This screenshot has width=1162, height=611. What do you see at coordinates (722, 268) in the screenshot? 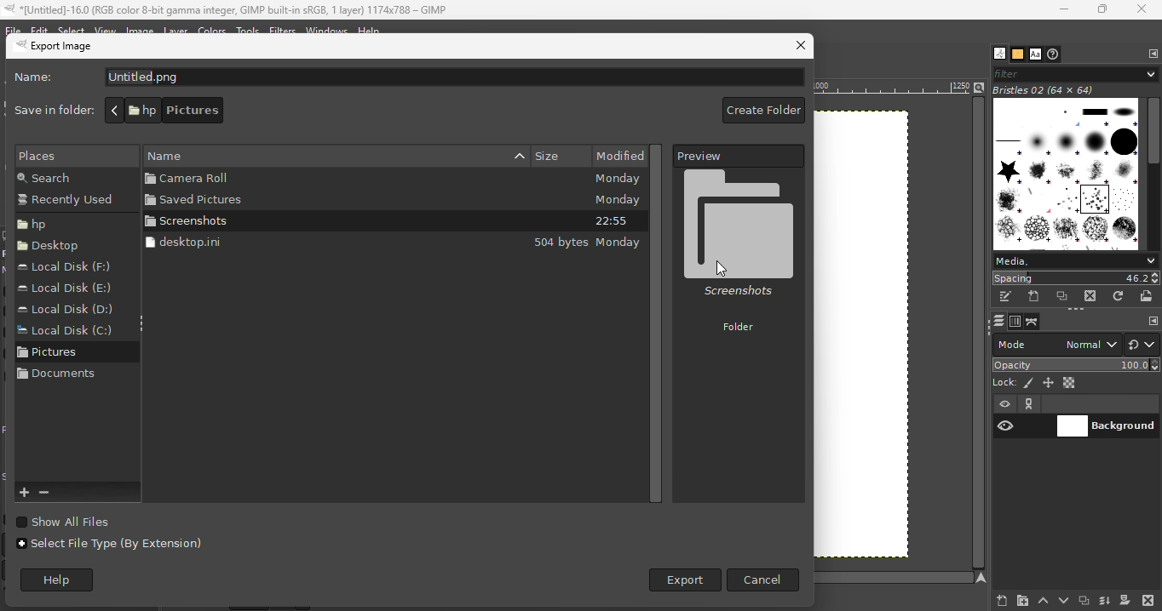
I see `Cursor` at bounding box center [722, 268].